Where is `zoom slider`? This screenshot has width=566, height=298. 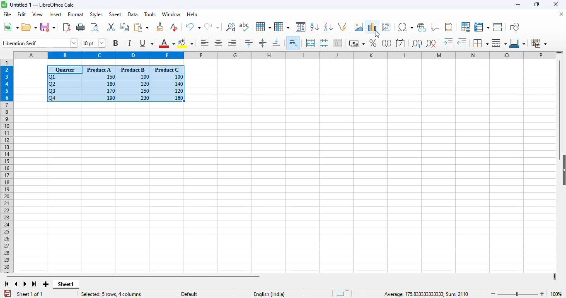
zoom slider is located at coordinates (518, 294).